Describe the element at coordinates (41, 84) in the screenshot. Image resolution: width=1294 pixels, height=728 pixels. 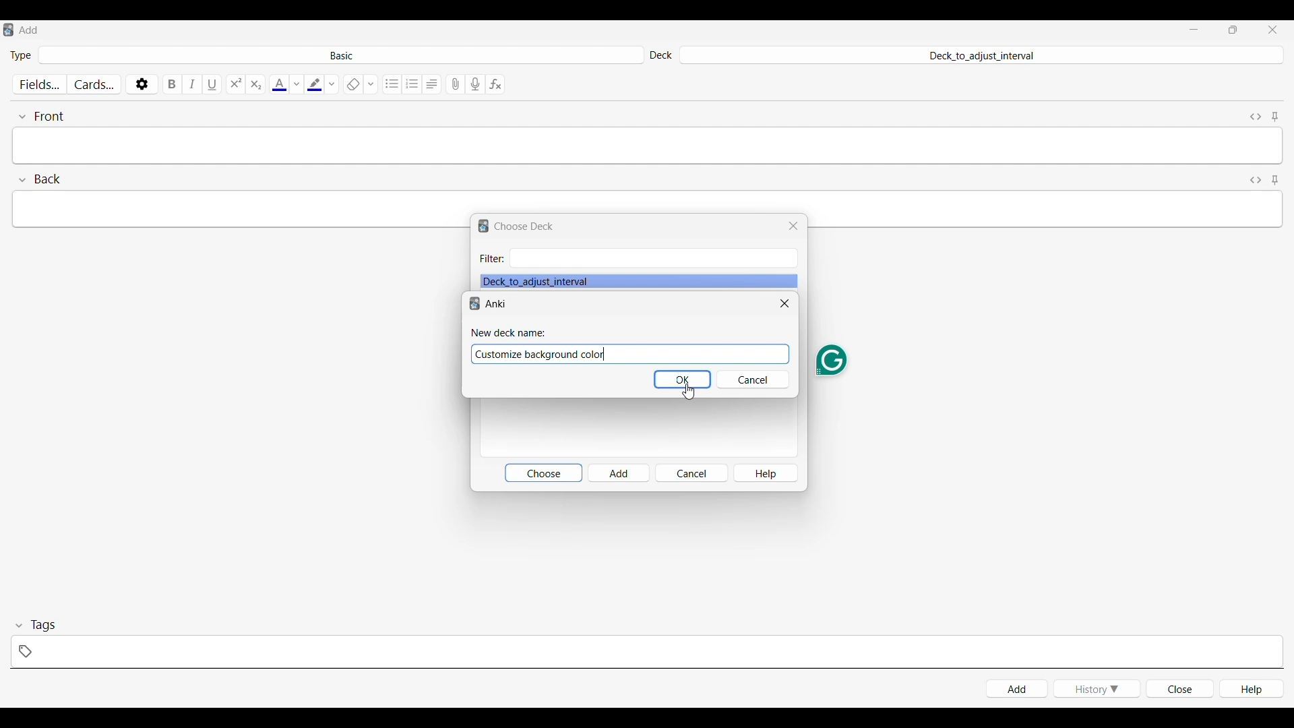
I see `Customize fields` at that location.